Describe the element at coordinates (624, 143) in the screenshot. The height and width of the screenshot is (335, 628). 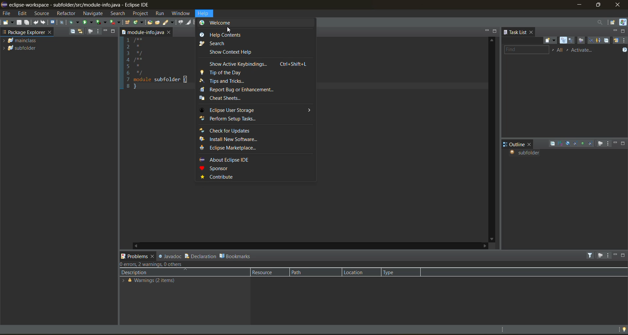
I see `maximize` at that location.